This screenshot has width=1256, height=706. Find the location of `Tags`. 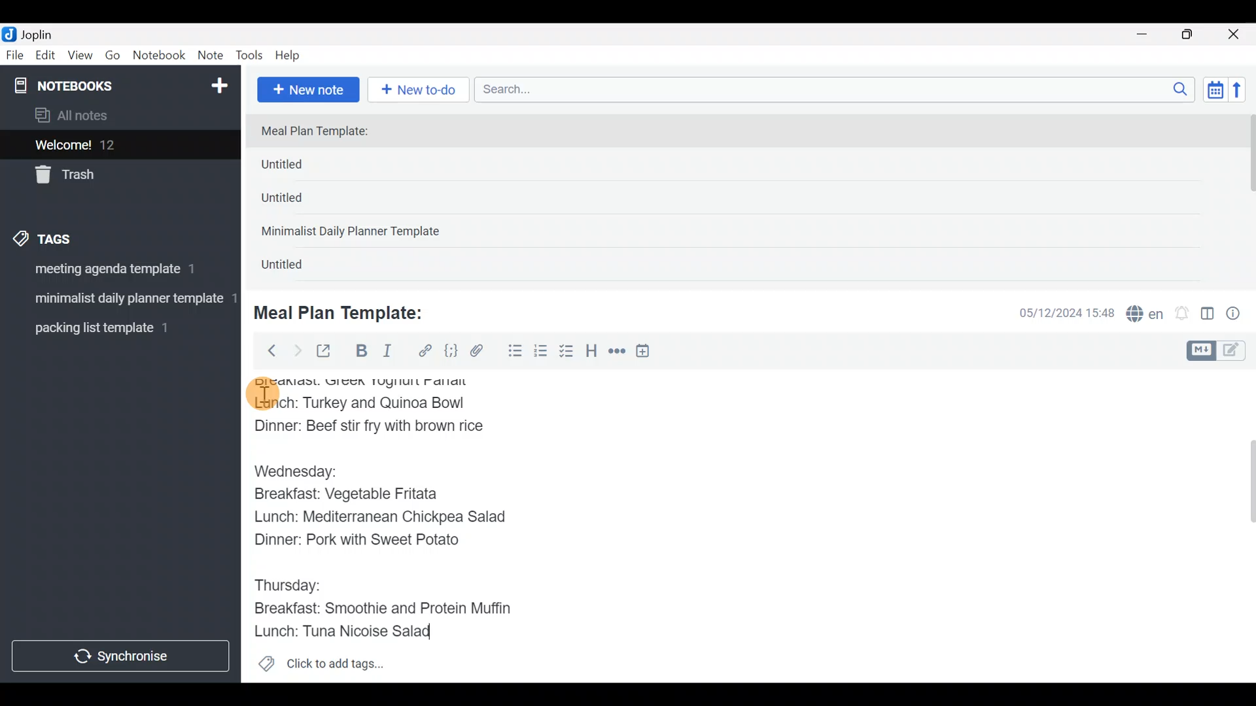

Tags is located at coordinates (73, 237).